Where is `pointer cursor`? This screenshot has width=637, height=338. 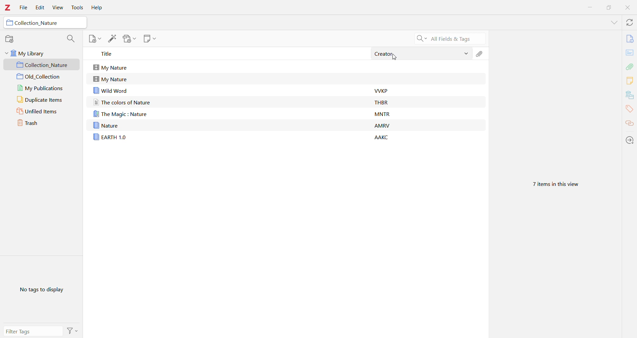 pointer cursor is located at coordinates (397, 59).